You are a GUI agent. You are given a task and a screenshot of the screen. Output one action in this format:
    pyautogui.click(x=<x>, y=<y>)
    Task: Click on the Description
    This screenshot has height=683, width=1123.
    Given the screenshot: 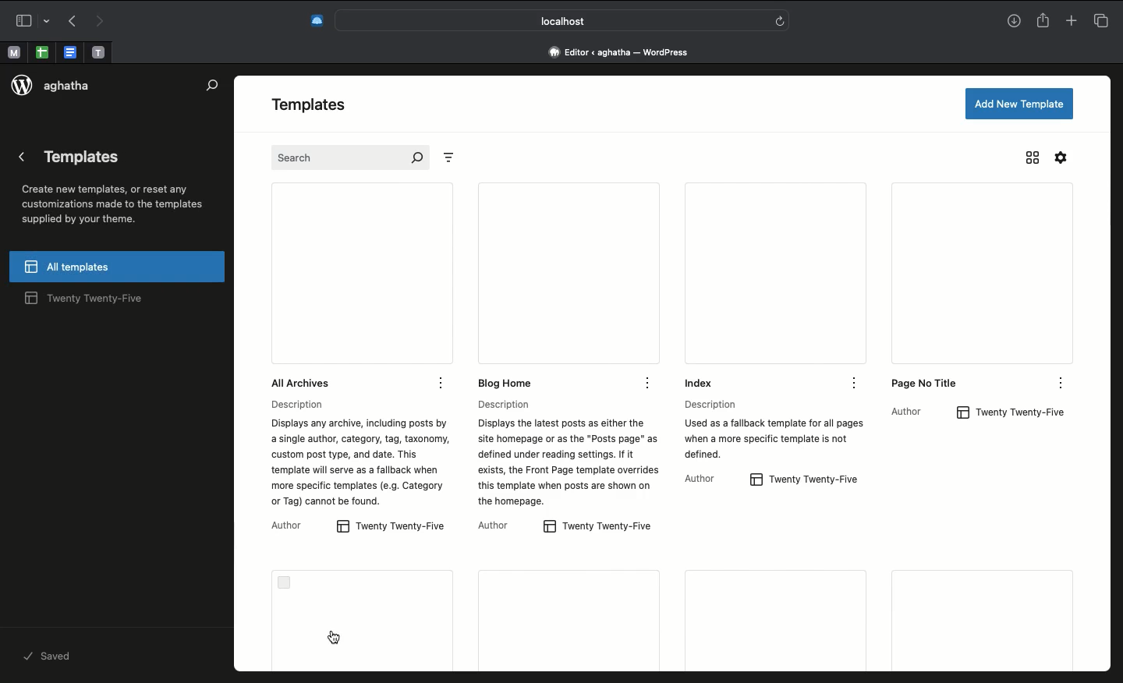 What is the action you would take?
    pyautogui.click(x=359, y=452)
    